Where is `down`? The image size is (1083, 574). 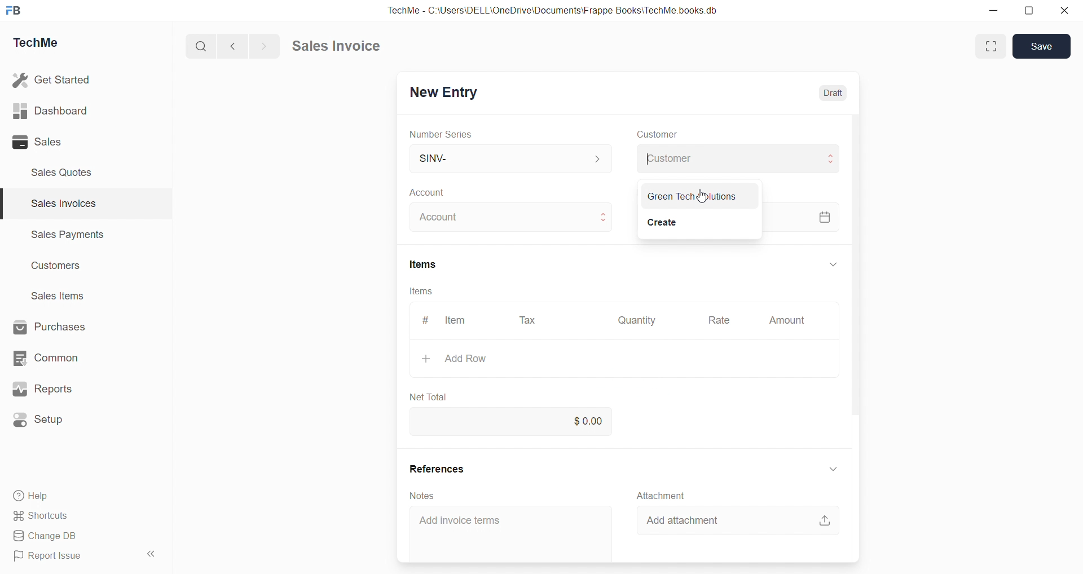
down is located at coordinates (832, 470).